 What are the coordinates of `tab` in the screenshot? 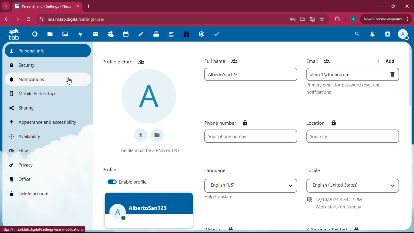 It's located at (46, 6).